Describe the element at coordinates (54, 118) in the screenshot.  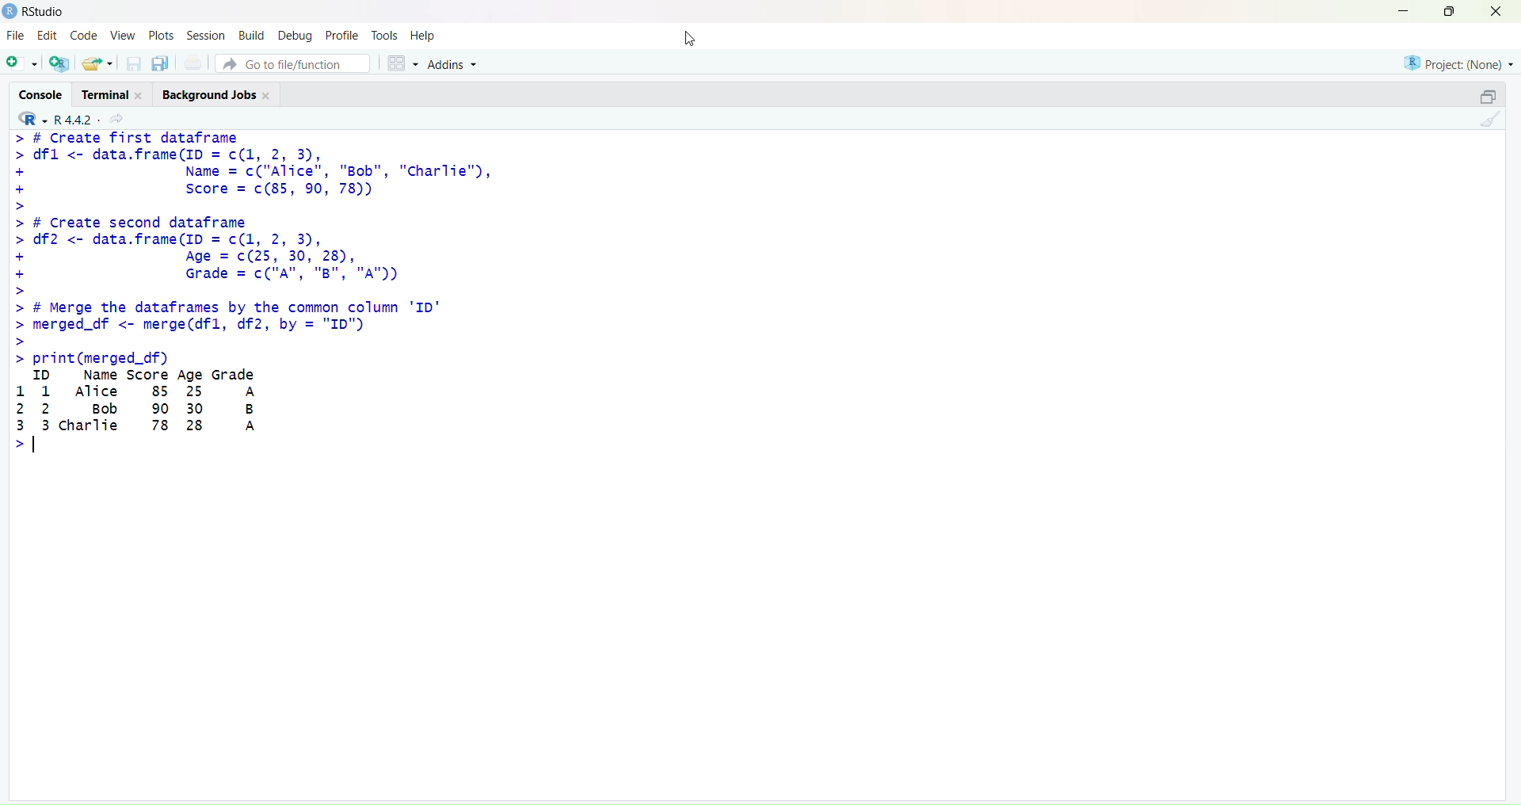
I see `R 4.4.2` at that location.